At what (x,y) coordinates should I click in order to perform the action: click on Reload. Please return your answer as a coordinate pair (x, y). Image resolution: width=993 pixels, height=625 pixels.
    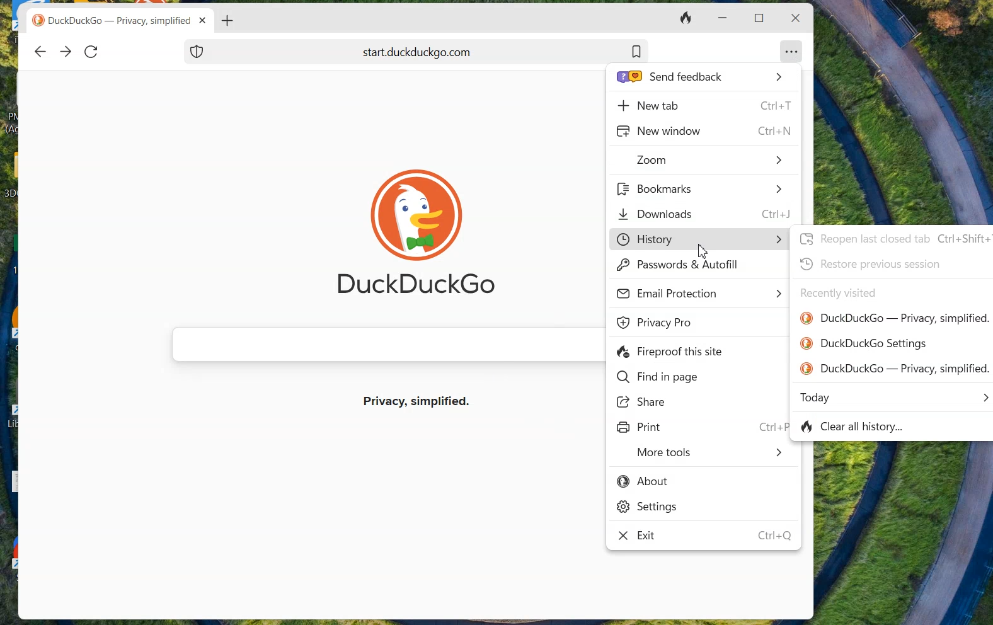
    Looking at the image, I should click on (91, 51).